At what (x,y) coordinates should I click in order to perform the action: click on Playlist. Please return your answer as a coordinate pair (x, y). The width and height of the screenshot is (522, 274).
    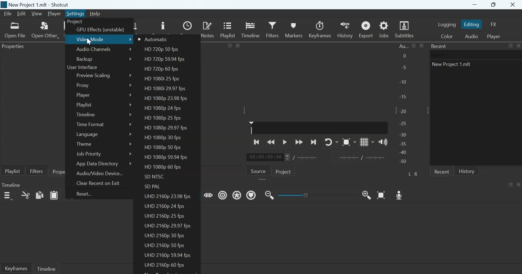
    Looking at the image, I should click on (84, 105).